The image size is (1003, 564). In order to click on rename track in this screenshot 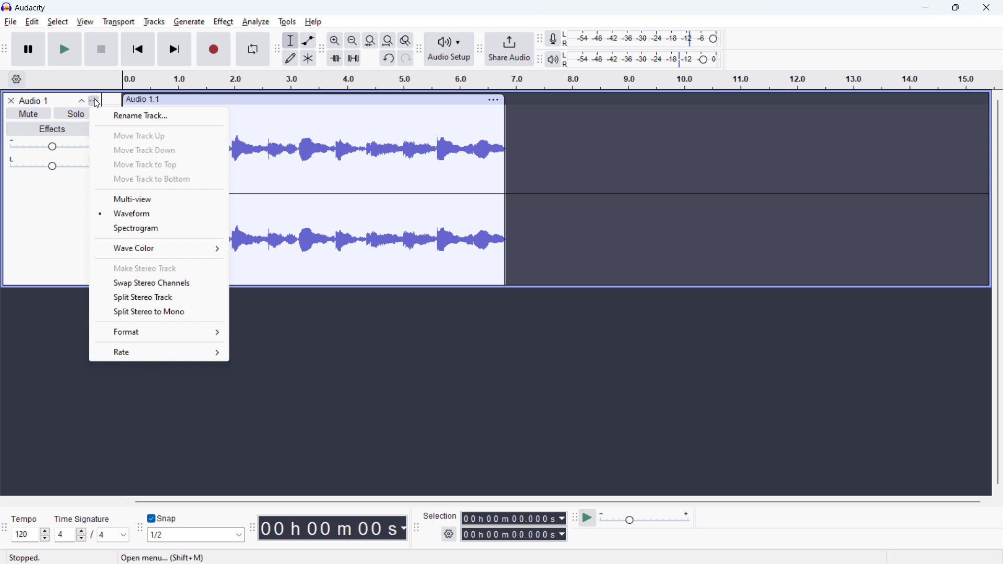, I will do `click(162, 117)`.